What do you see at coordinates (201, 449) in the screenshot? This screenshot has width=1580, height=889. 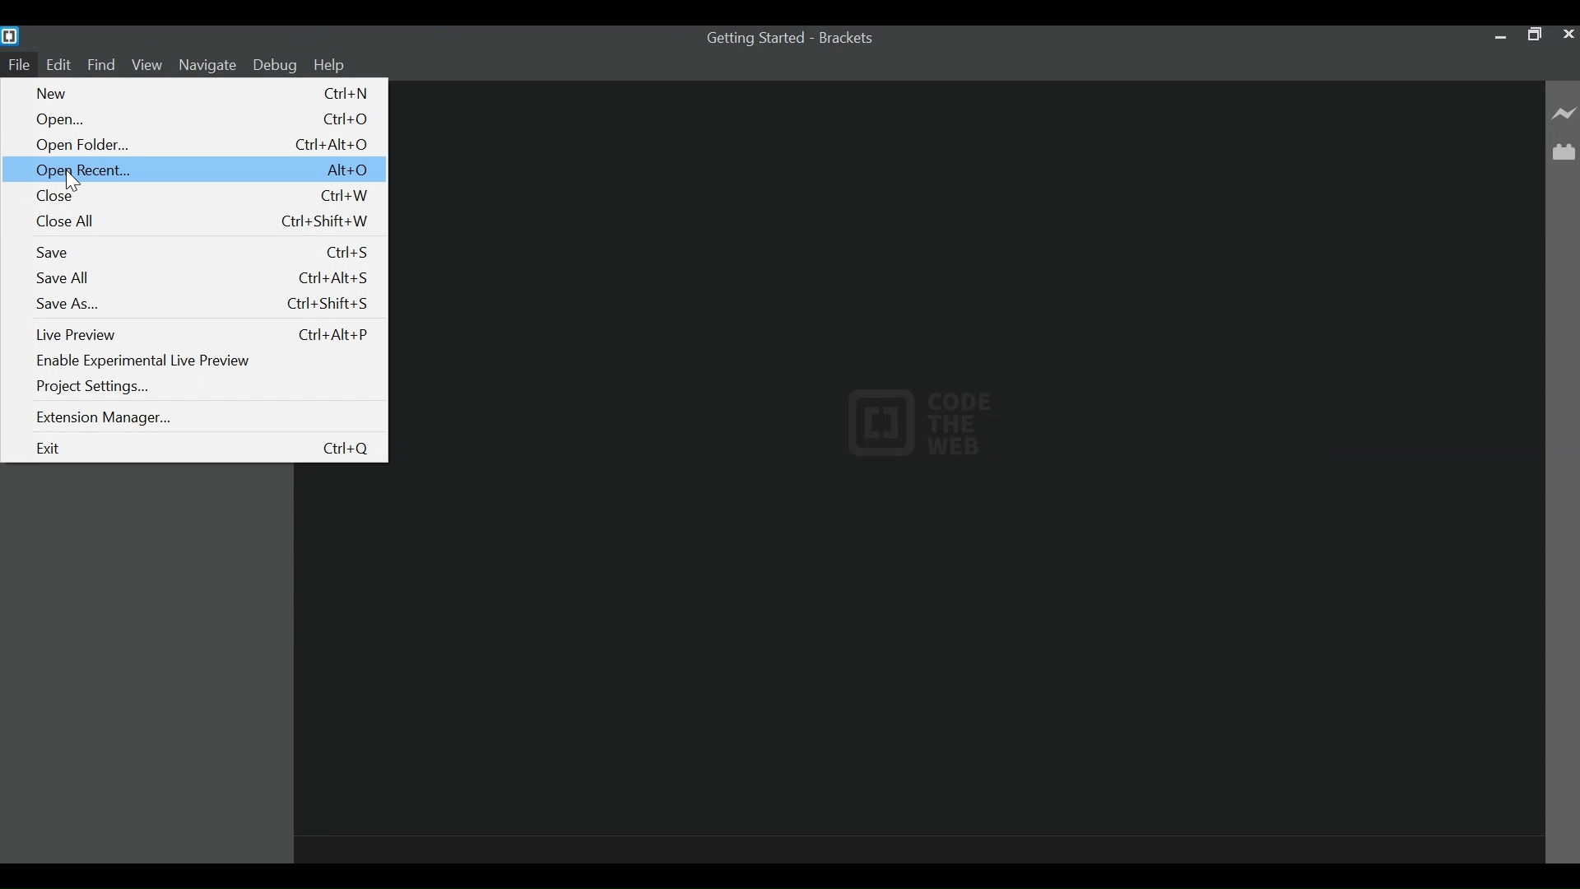 I see `Exit` at bounding box center [201, 449].